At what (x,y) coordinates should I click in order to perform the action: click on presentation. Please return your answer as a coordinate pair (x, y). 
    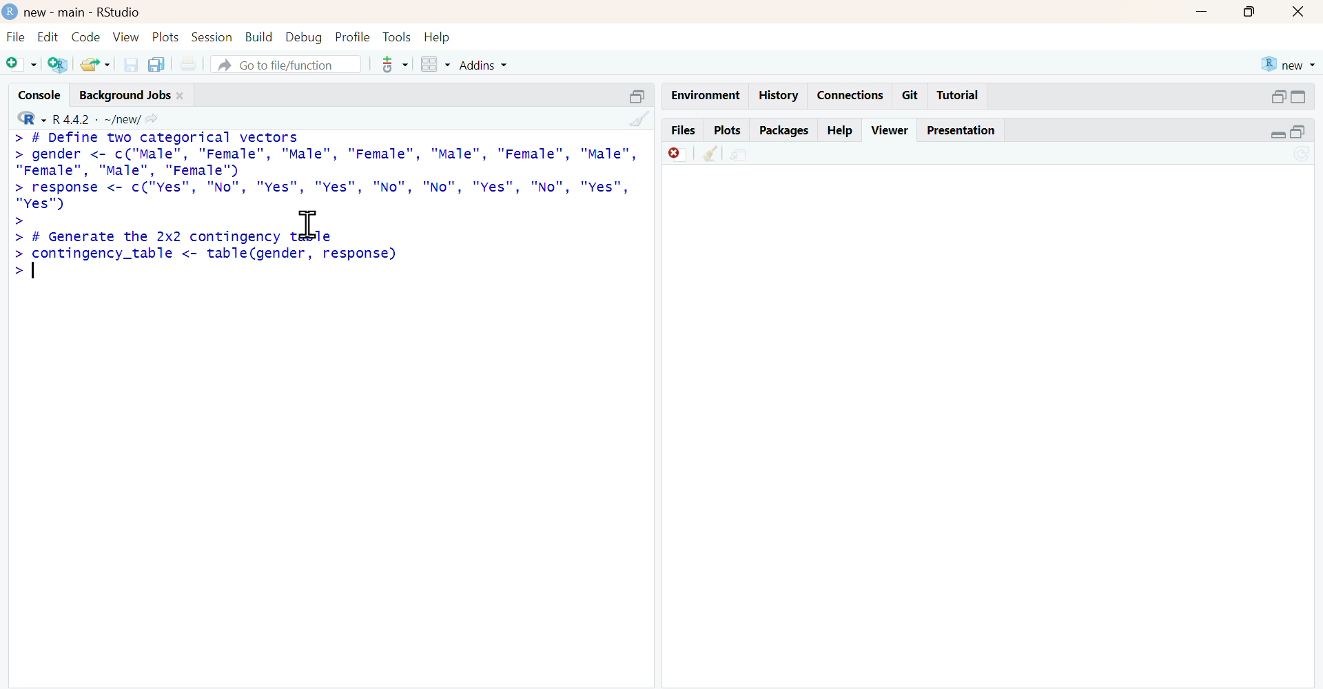
    Looking at the image, I should click on (965, 132).